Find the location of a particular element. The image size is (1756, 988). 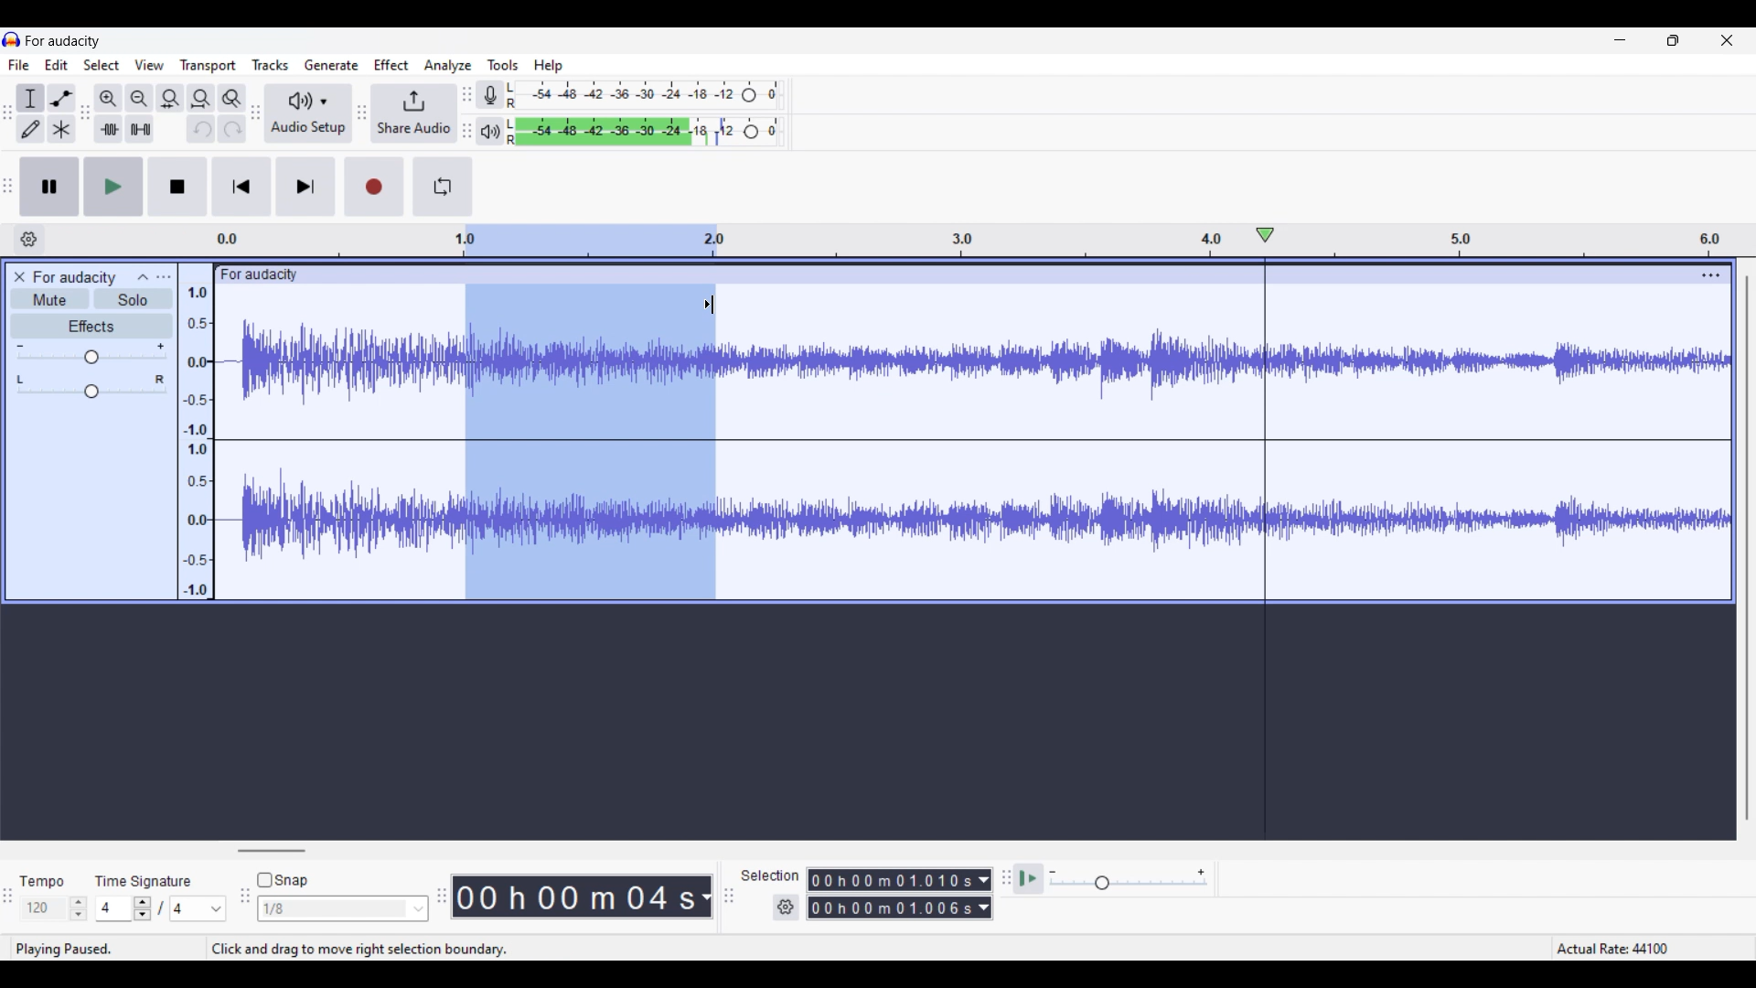

Timeline options is located at coordinates (29, 240).